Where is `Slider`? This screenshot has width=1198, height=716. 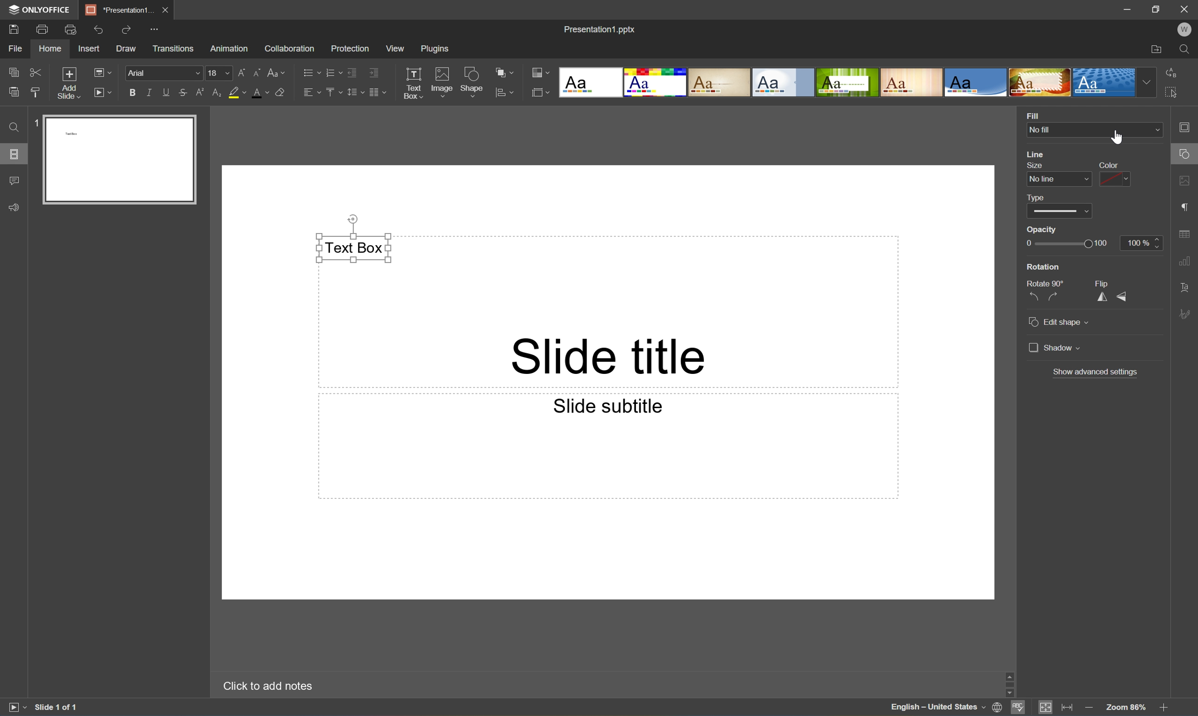
Slider is located at coordinates (1060, 212).